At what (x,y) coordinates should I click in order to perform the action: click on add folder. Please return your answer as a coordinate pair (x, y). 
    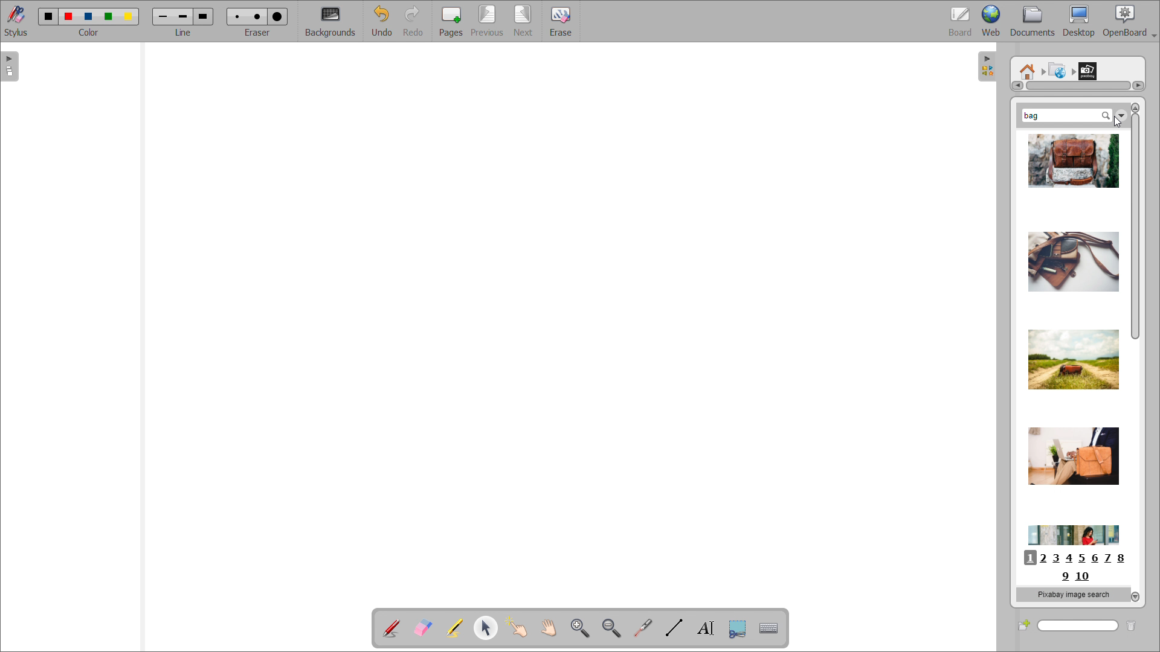
    Looking at the image, I should click on (1023, 625).